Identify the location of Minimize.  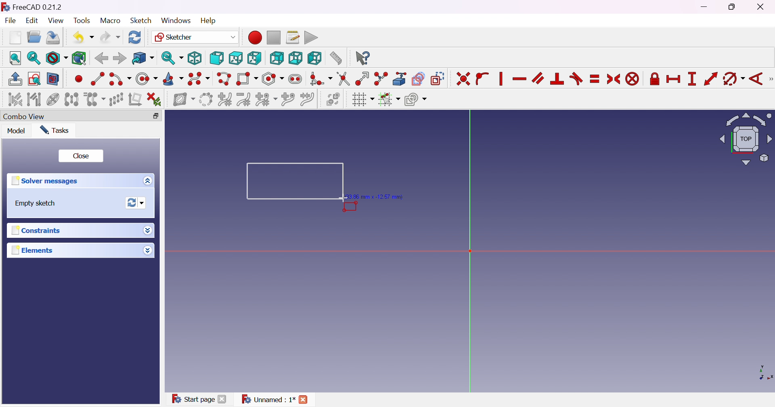
(707, 7).